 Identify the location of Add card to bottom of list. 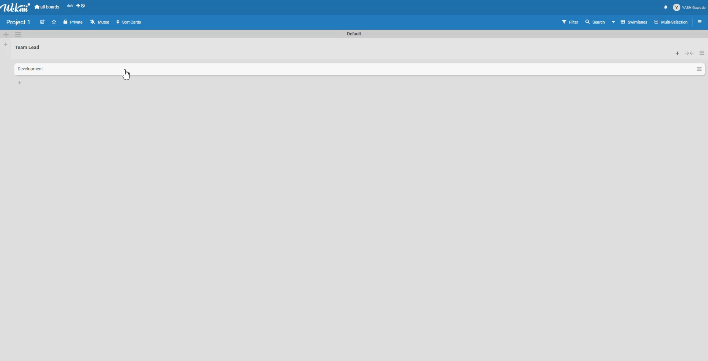
(20, 83).